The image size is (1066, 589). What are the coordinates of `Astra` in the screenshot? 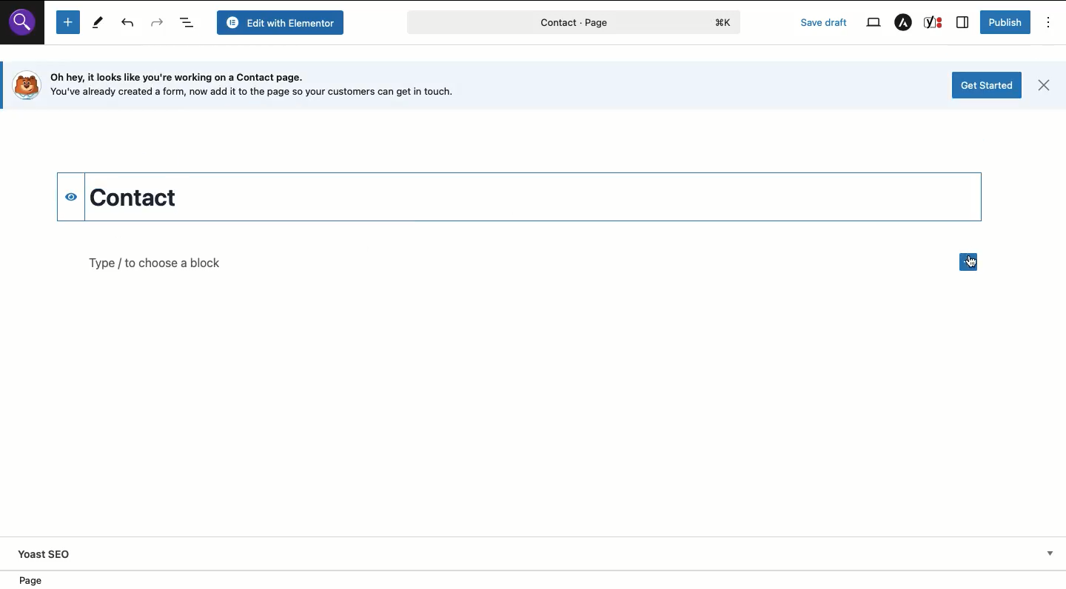 It's located at (902, 23).